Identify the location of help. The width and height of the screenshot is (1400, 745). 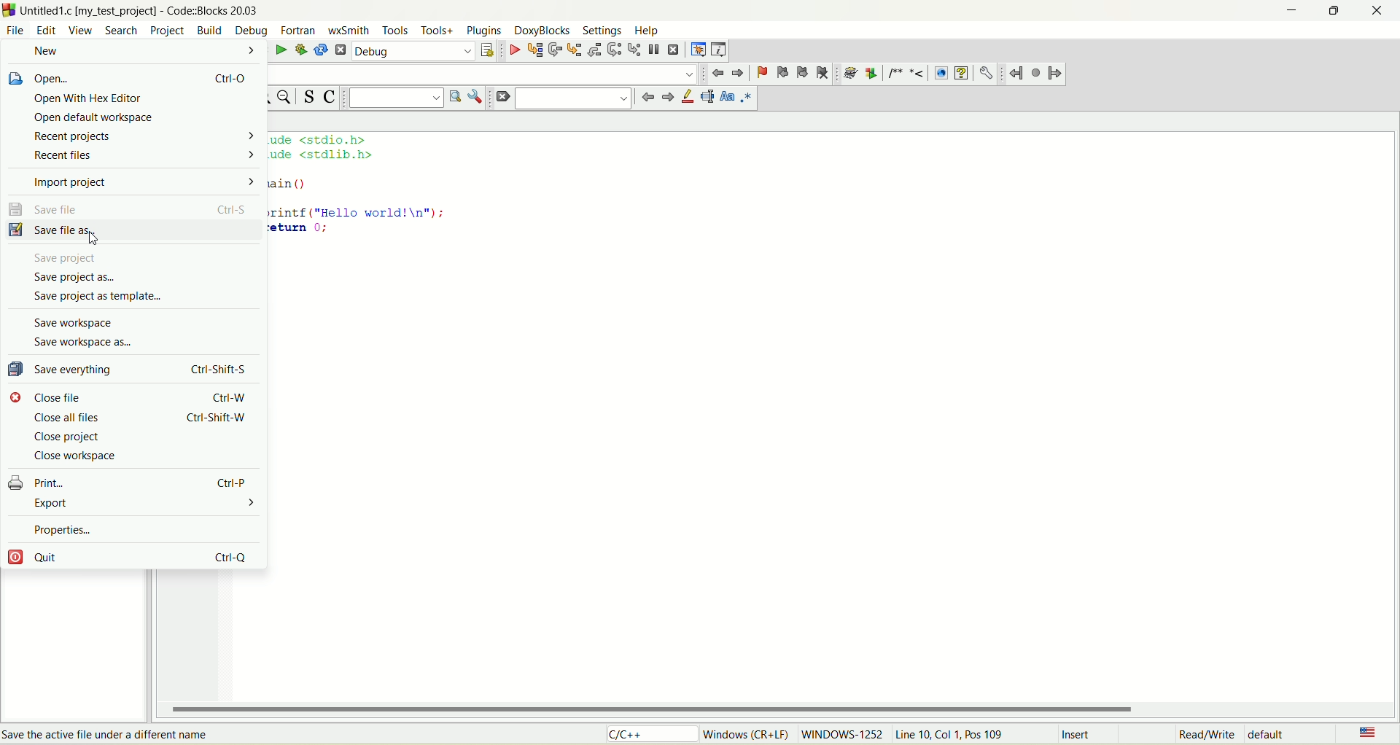
(647, 31).